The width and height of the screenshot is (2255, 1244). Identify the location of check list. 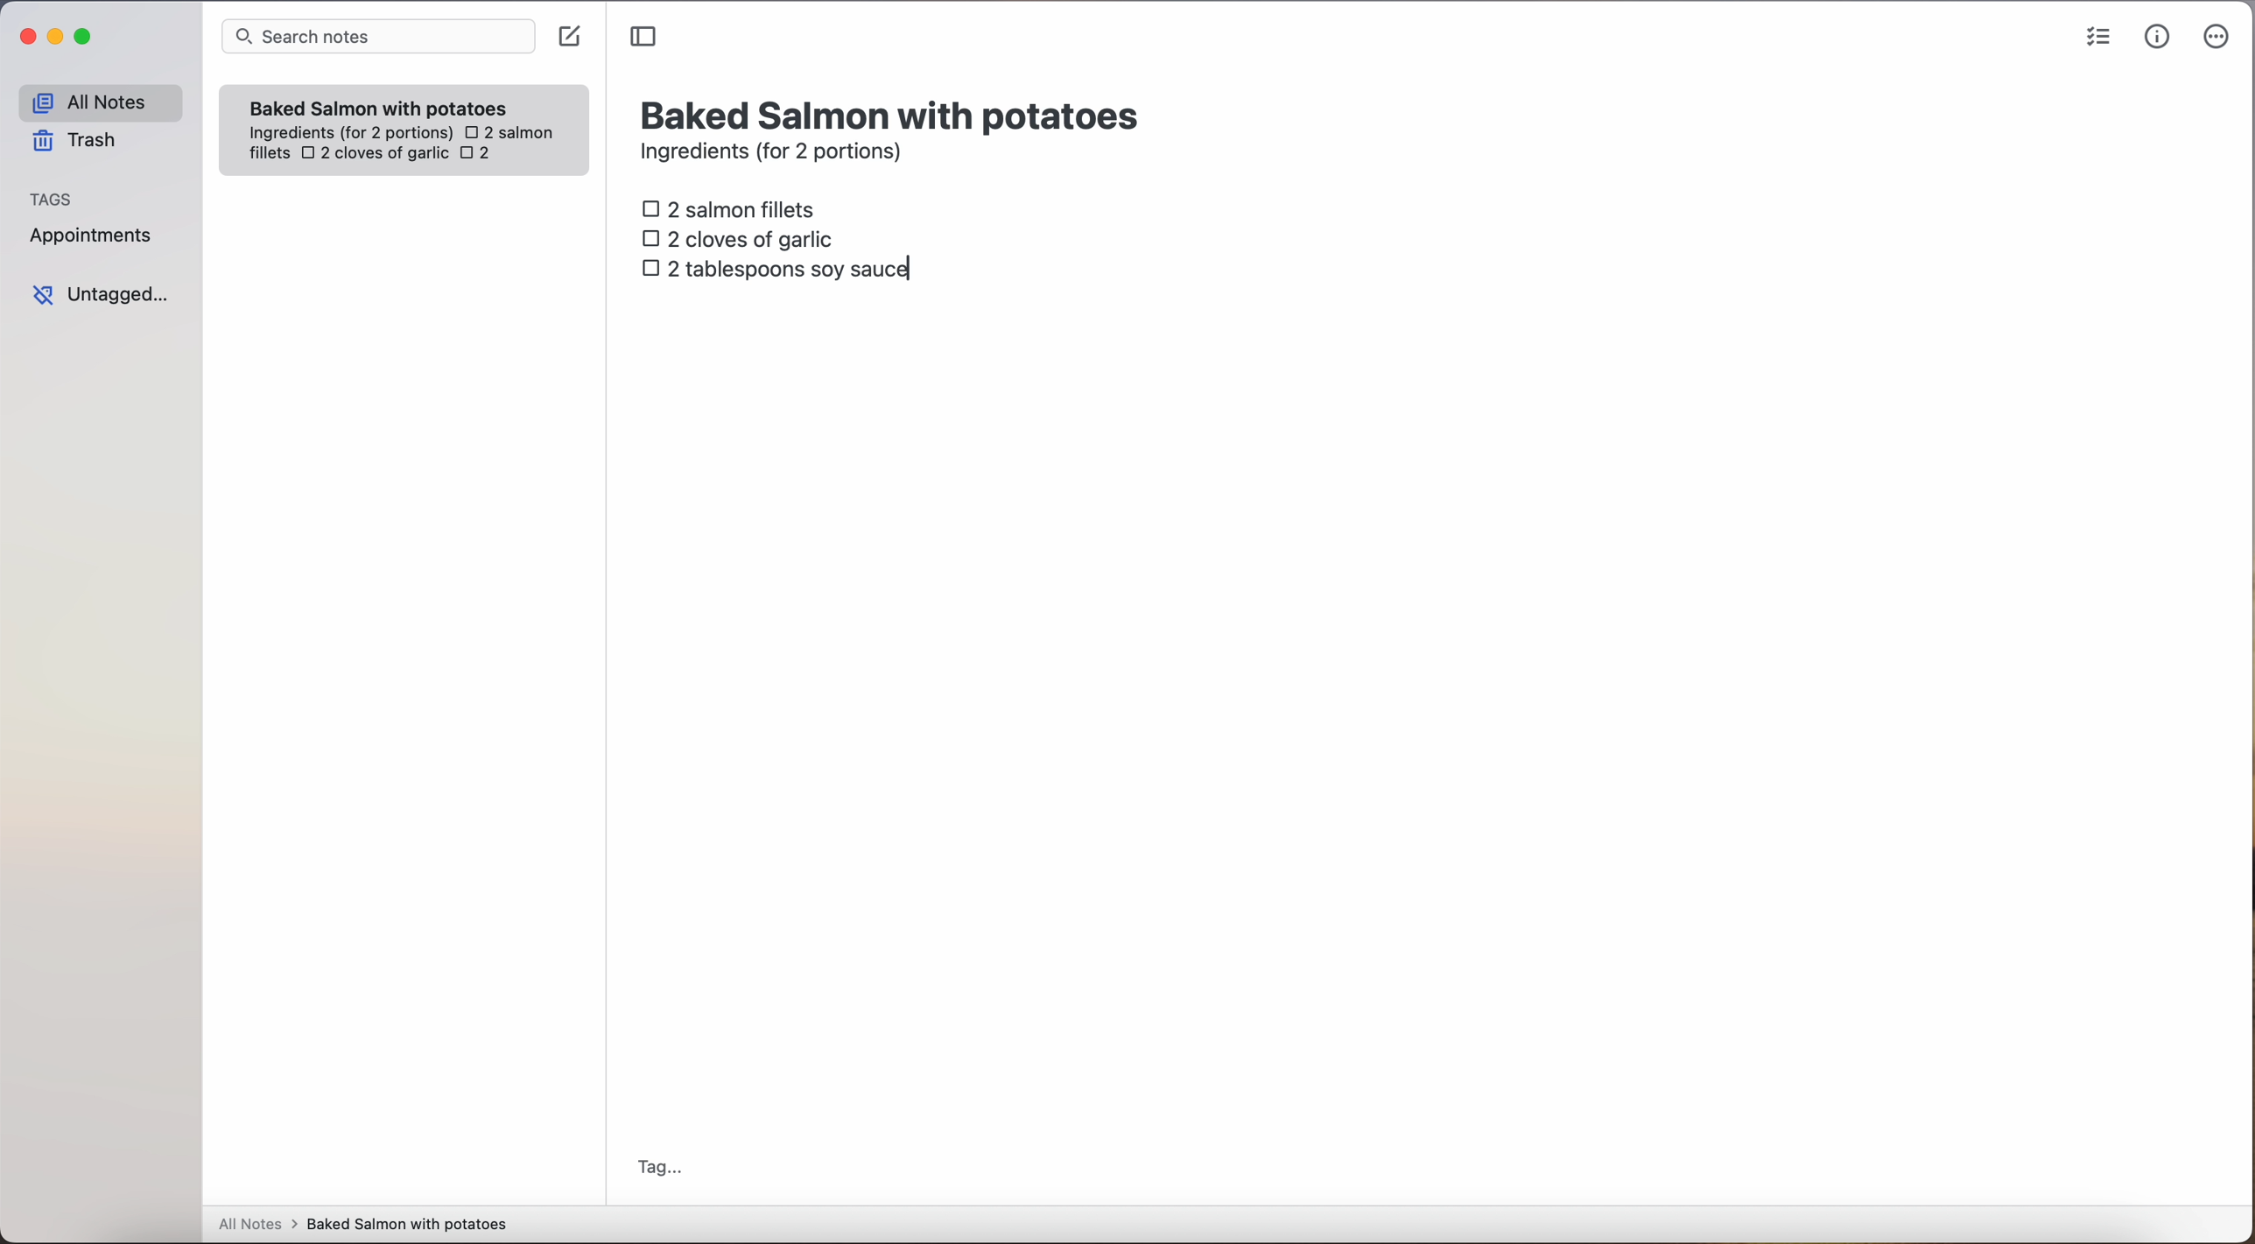
(2098, 38).